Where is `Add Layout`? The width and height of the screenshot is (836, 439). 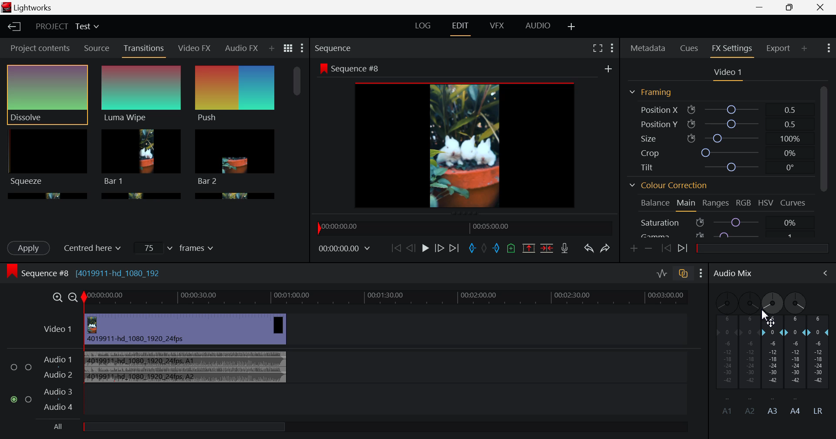
Add Layout is located at coordinates (570, 26).